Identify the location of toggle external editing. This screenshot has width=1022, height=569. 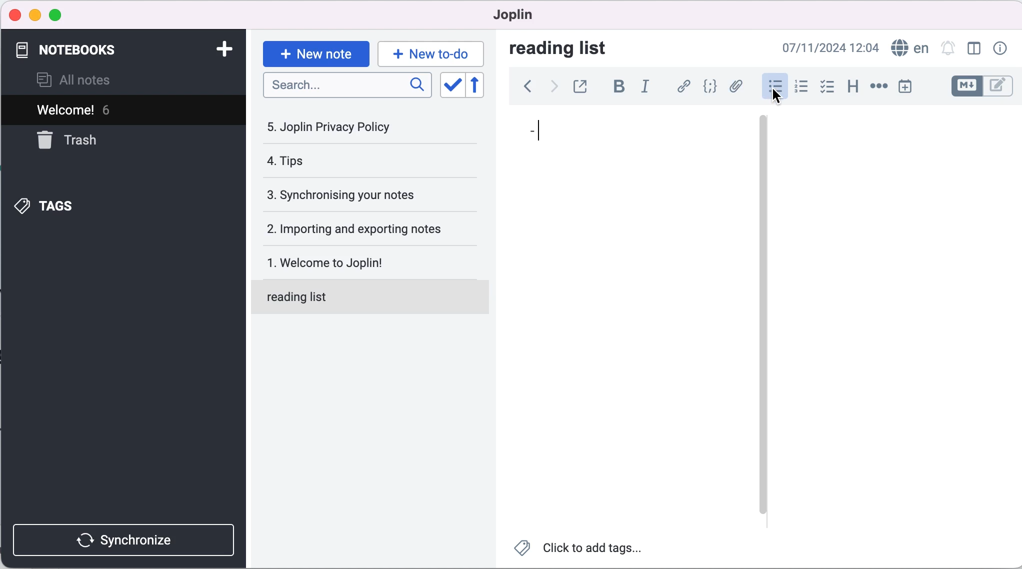
(585, 85).